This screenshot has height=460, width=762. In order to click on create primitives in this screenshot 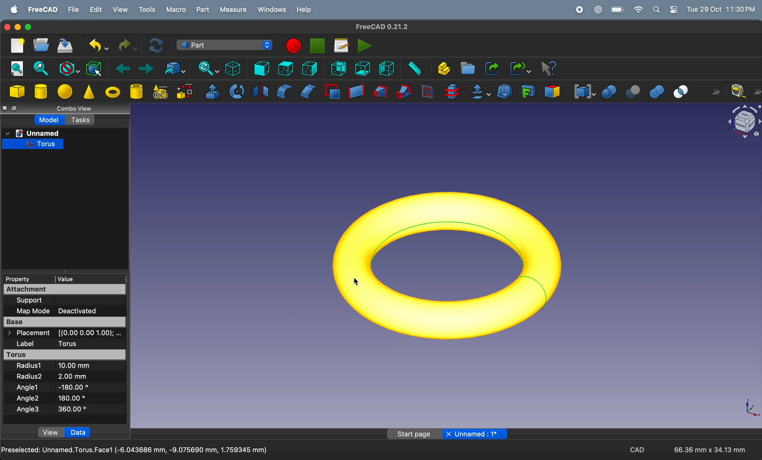, I will do `click(161, 92)`.